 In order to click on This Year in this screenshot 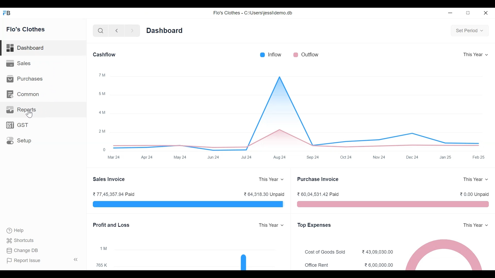, I will do `click(471, 179)`.